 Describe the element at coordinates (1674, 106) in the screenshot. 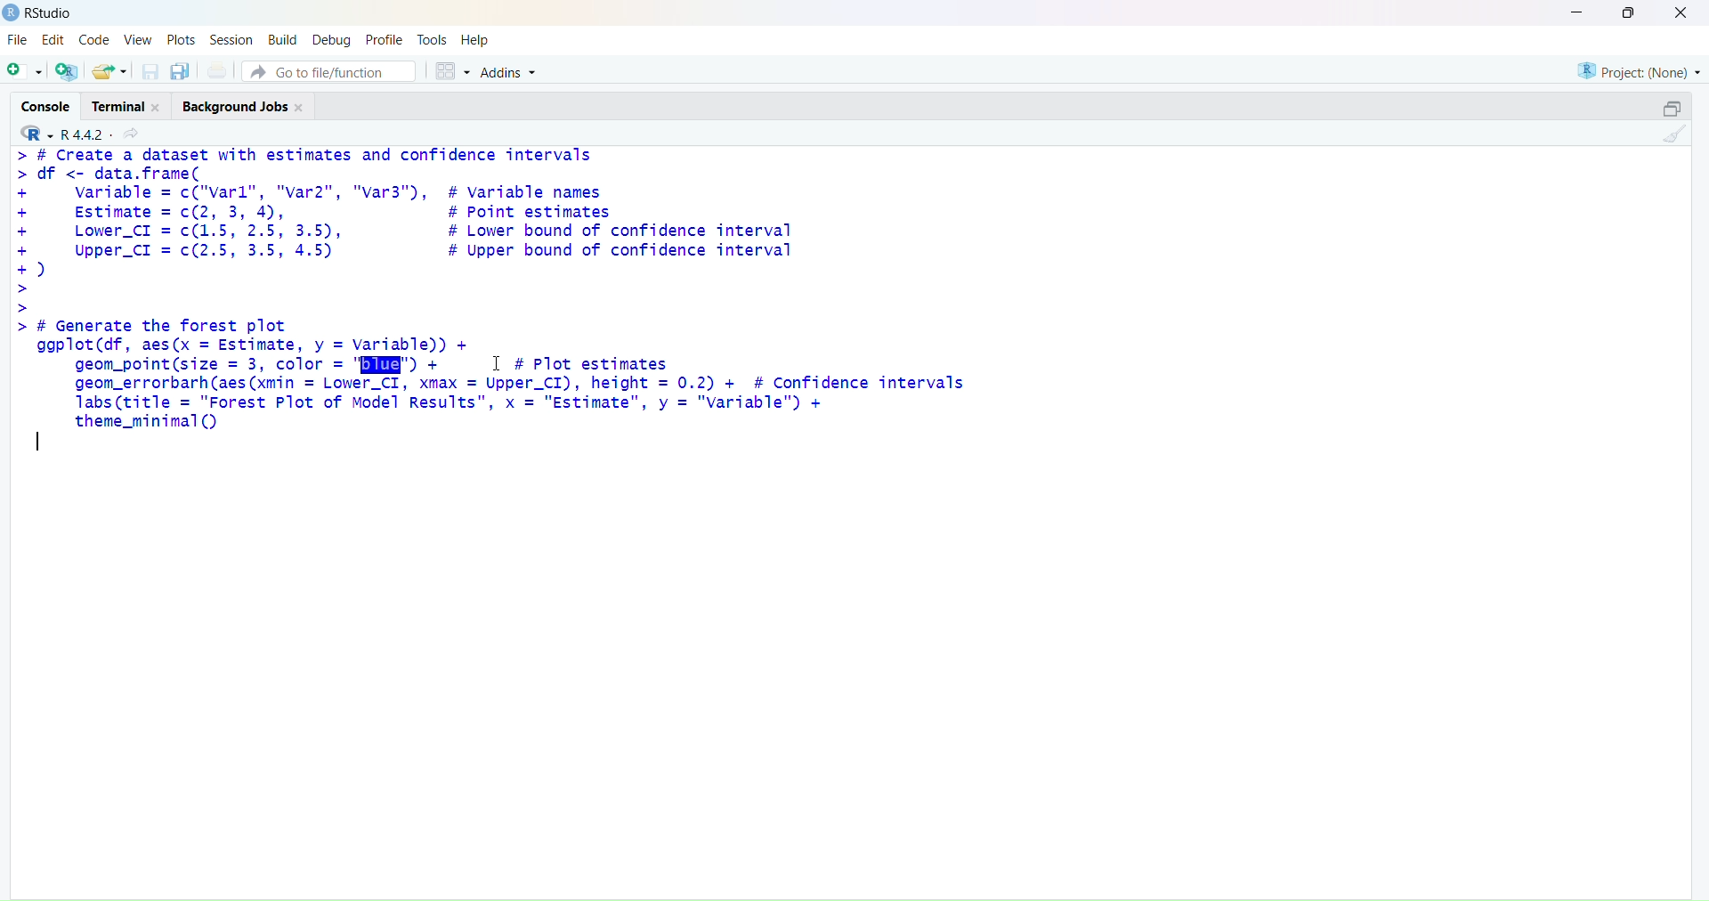

I see `maximize` at that location.